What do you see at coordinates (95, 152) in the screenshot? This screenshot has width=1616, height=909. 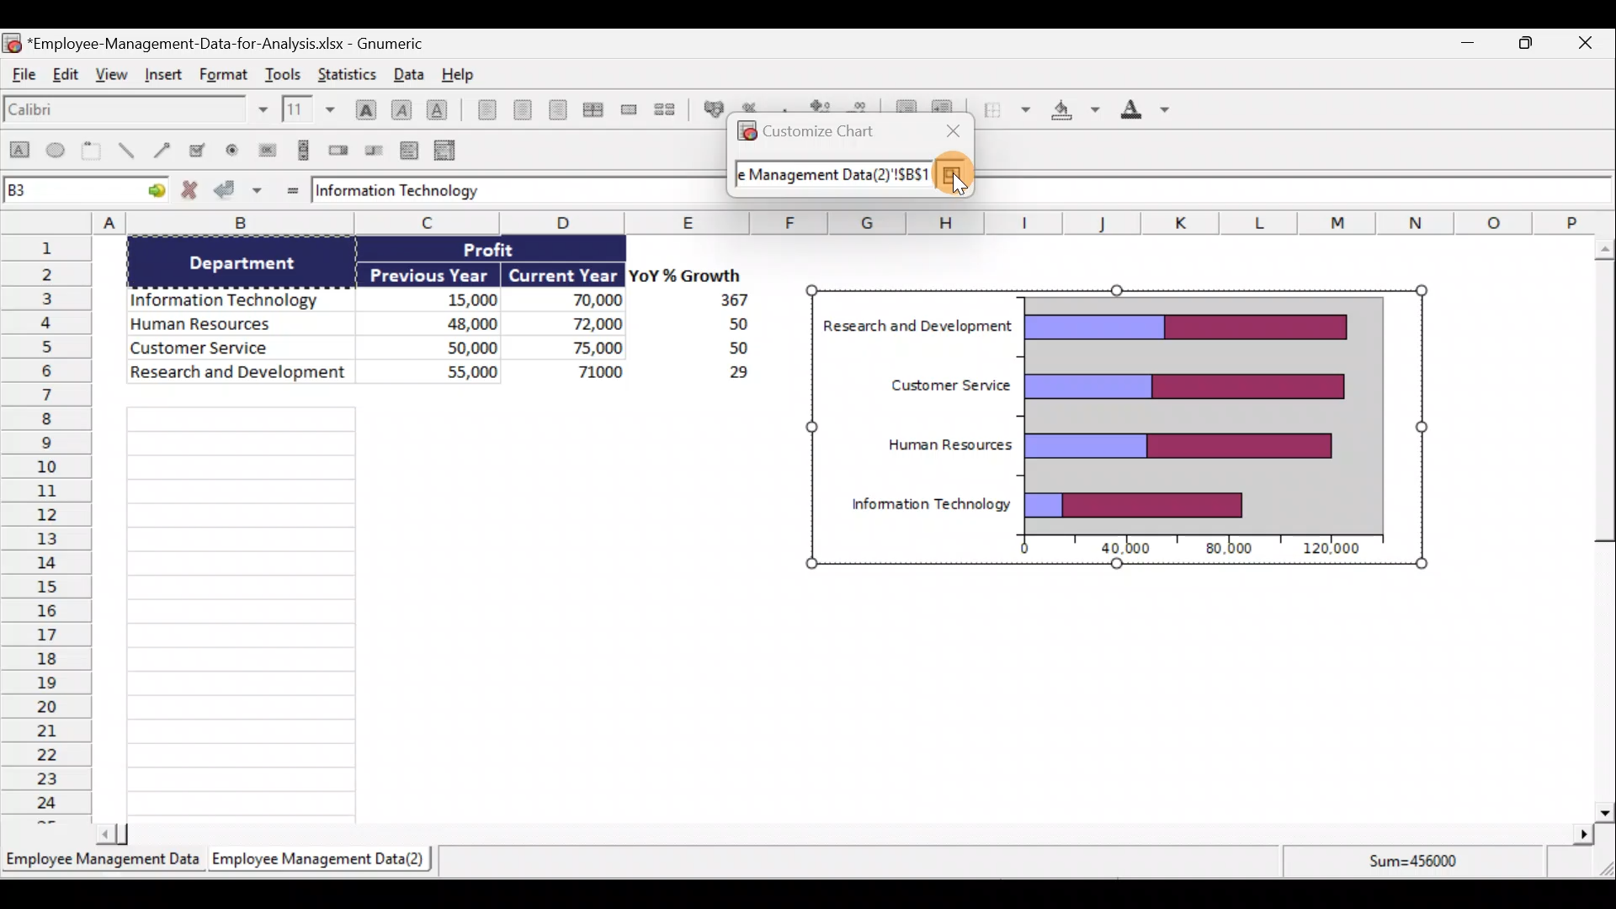 I see `Create a frame` at bounding box center [95, 152].